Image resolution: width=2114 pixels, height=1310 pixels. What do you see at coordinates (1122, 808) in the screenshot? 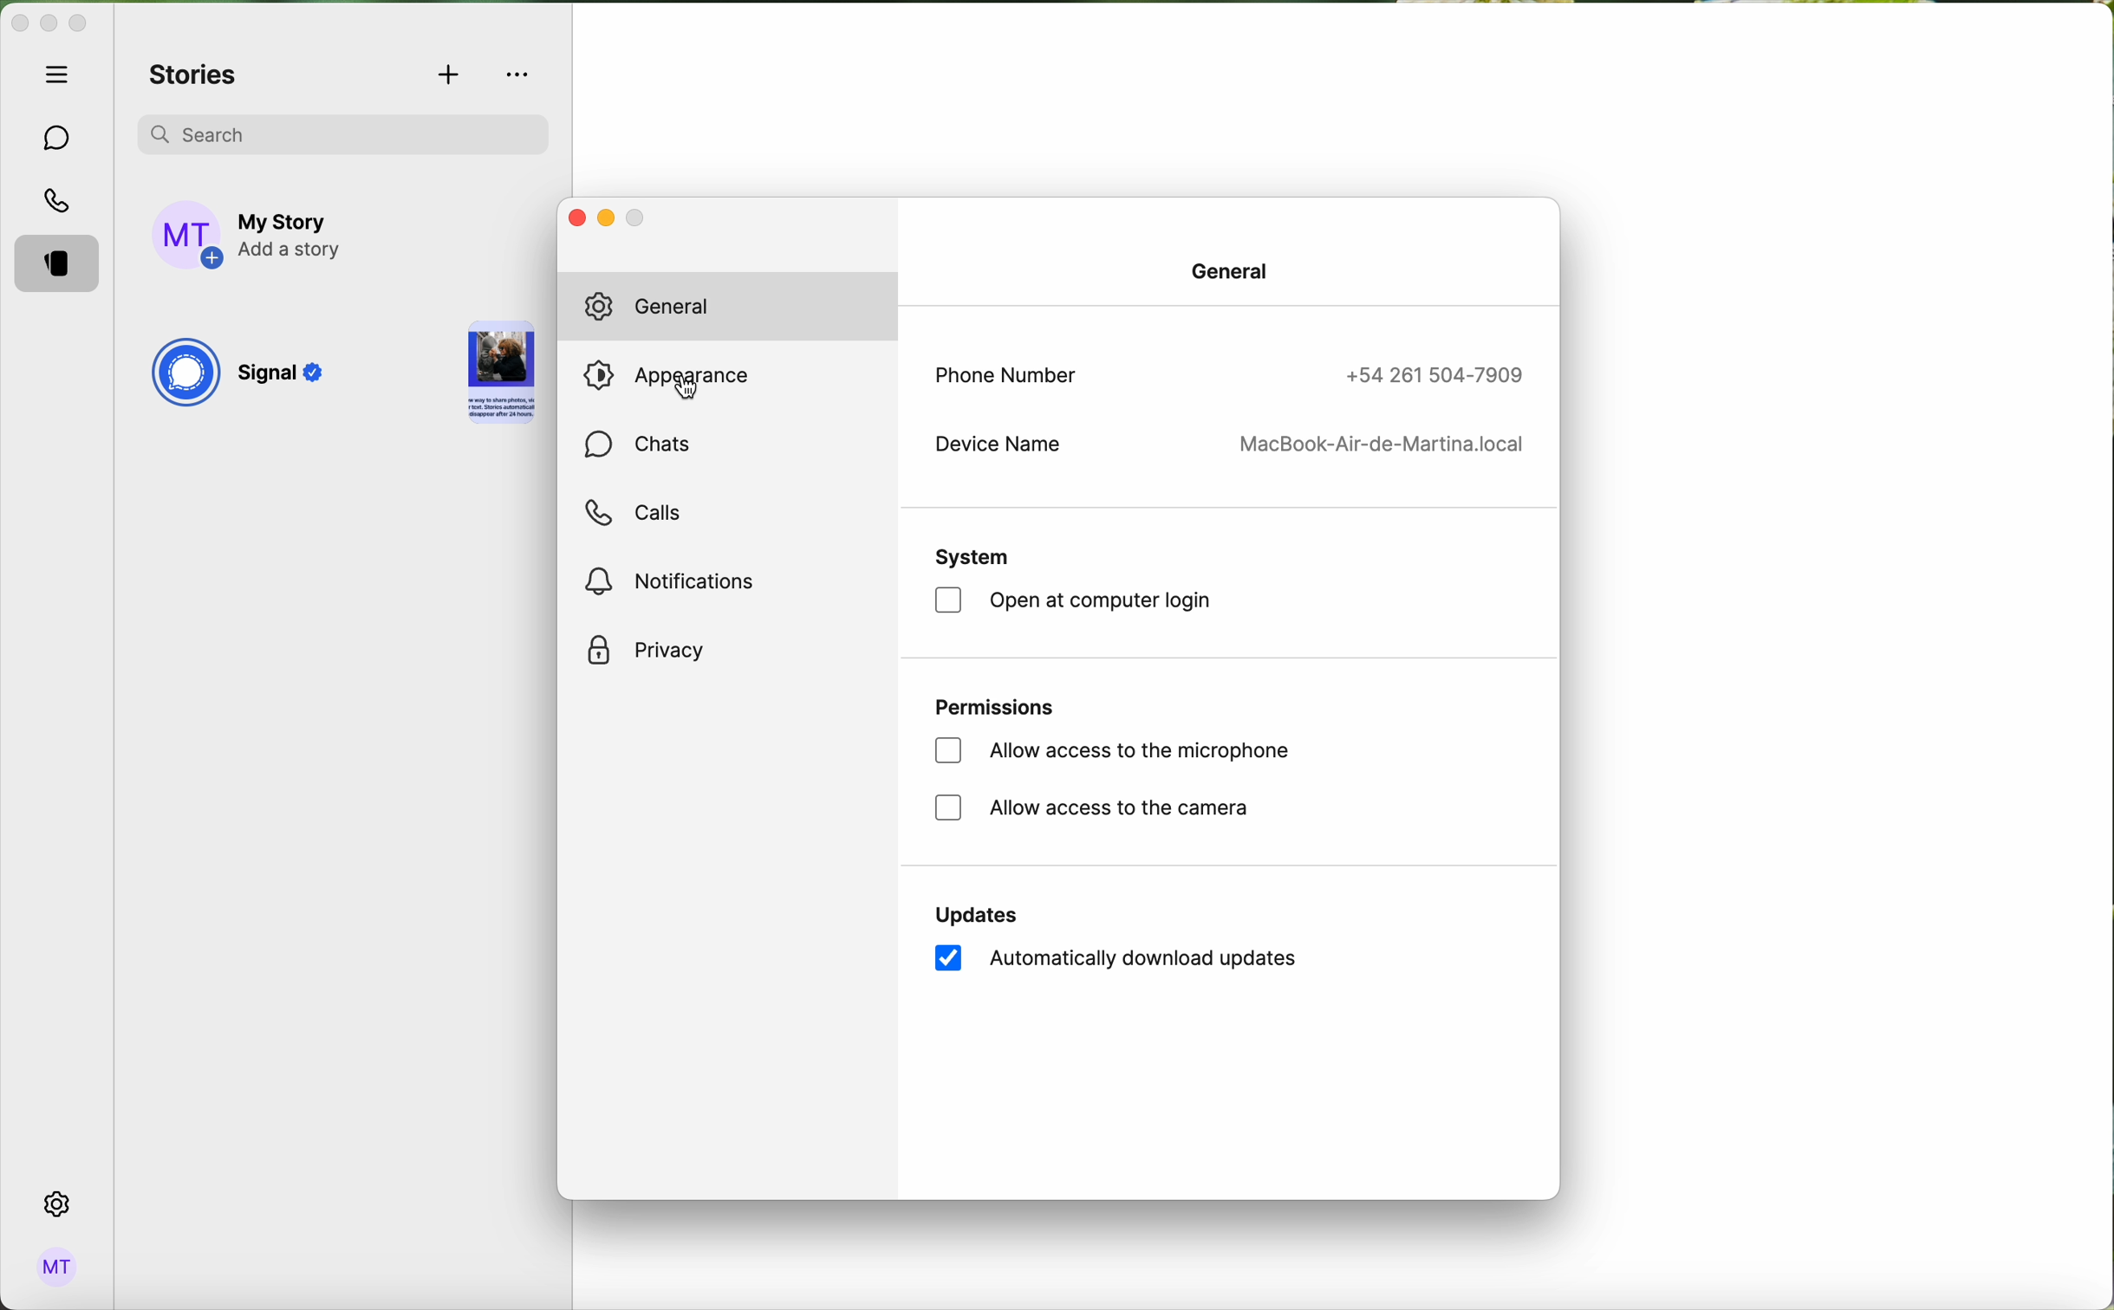
I see `allow access to the camera` at bounding box center [1122, 808].